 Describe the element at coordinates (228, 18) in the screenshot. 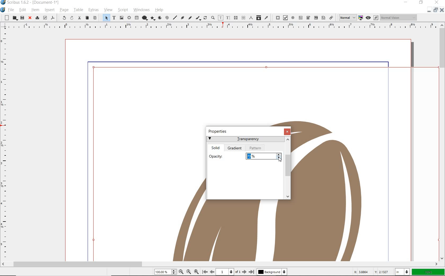

I see `edit text with story editor` at that location.